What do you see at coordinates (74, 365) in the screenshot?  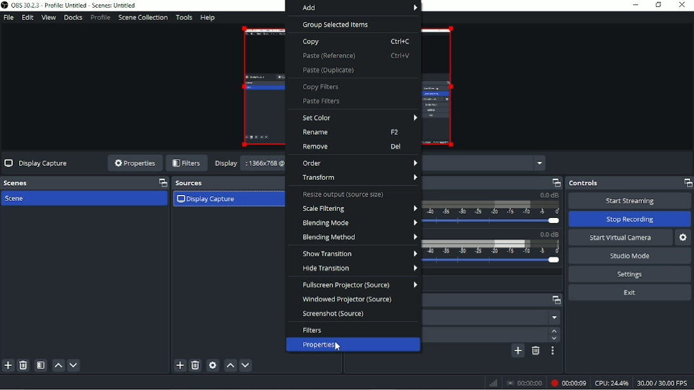 I see `Move scene down` at bounding box center [74, 365].